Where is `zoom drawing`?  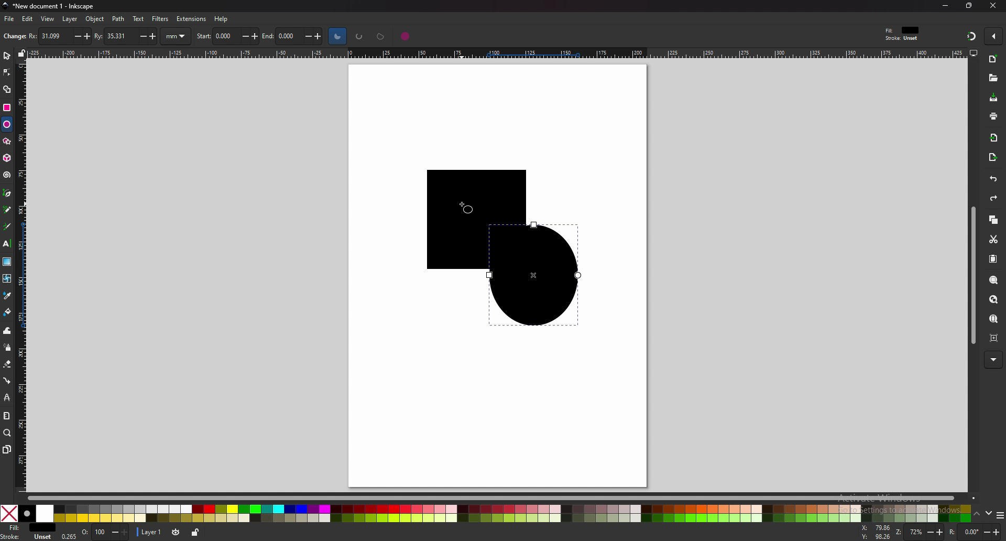
zoom drawing is located at coordinates (993, 299).